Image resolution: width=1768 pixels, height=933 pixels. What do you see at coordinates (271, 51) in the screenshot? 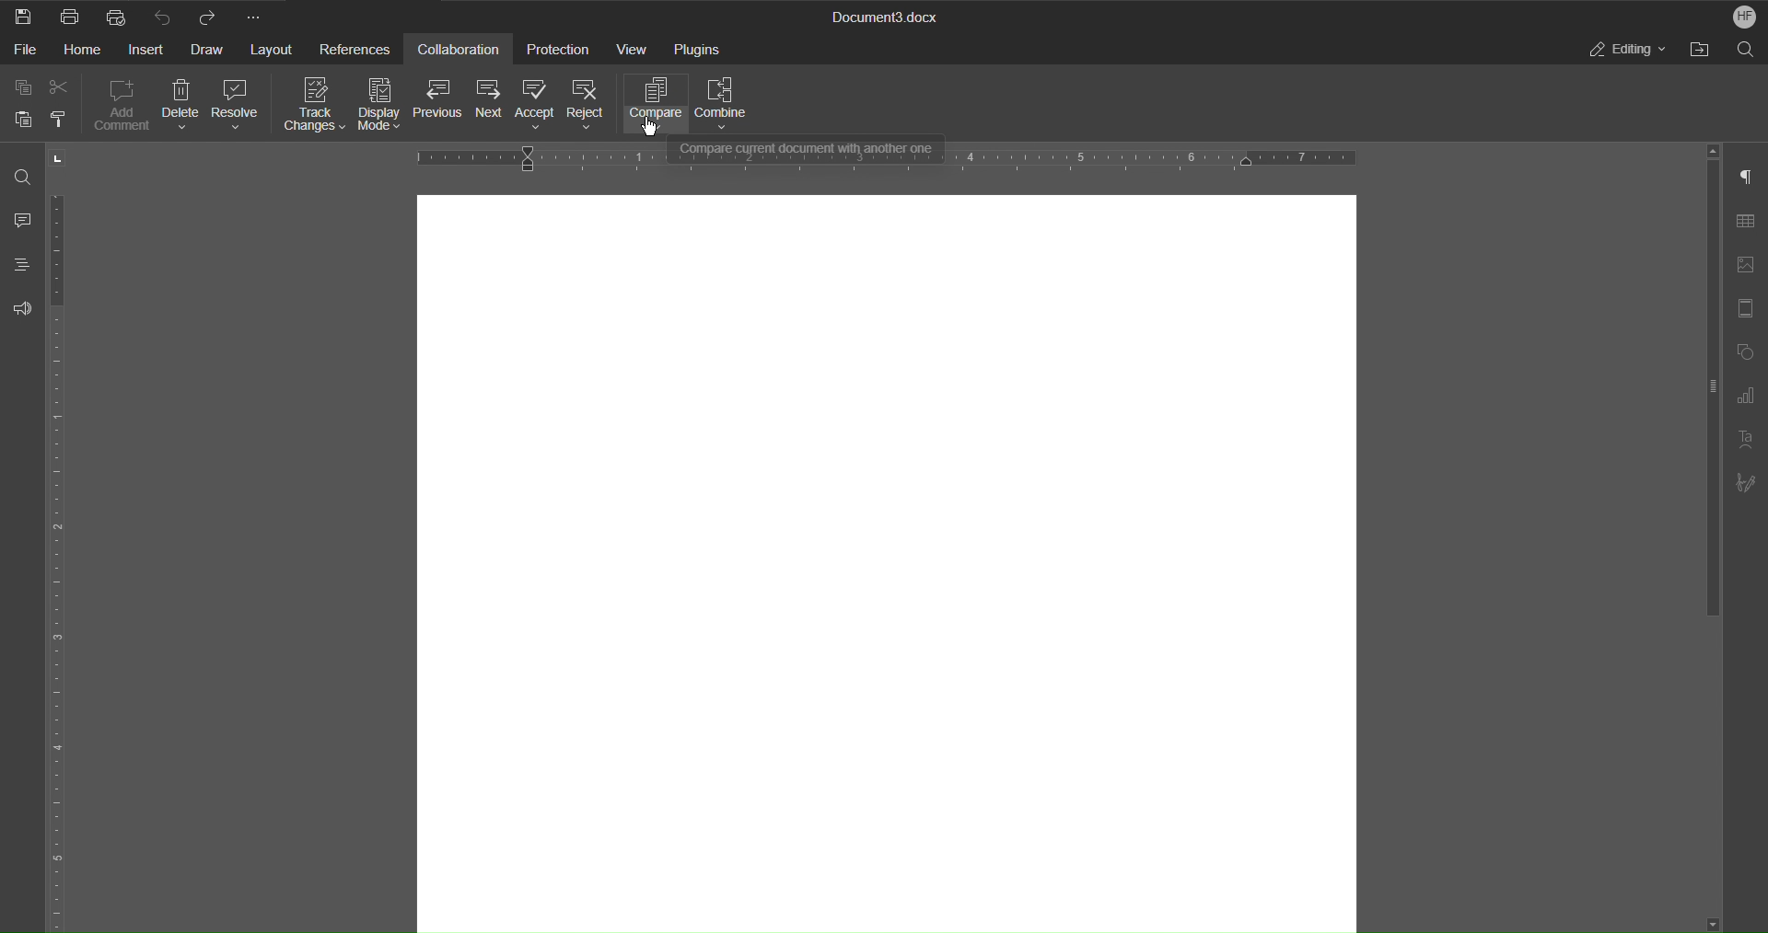
I see `Layout` at bounding box center [271, 51].